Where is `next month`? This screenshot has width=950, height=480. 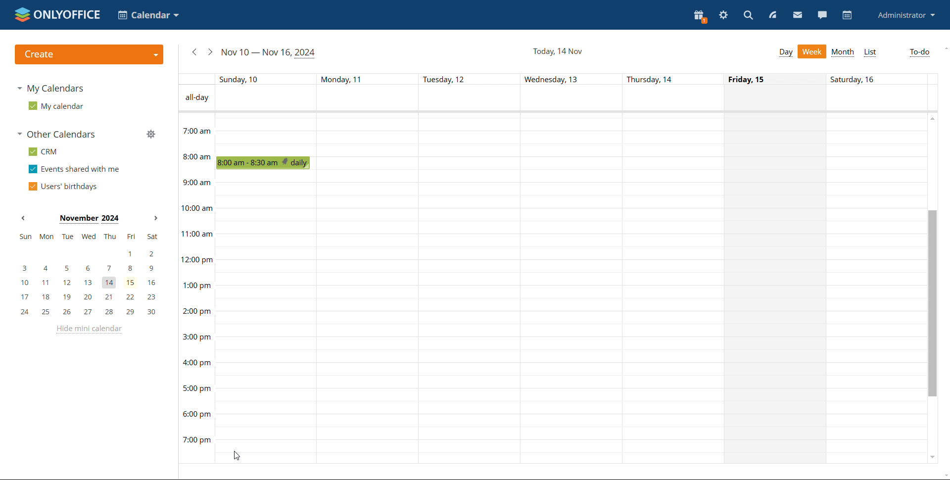
next month is located at coordinates (154, 219).